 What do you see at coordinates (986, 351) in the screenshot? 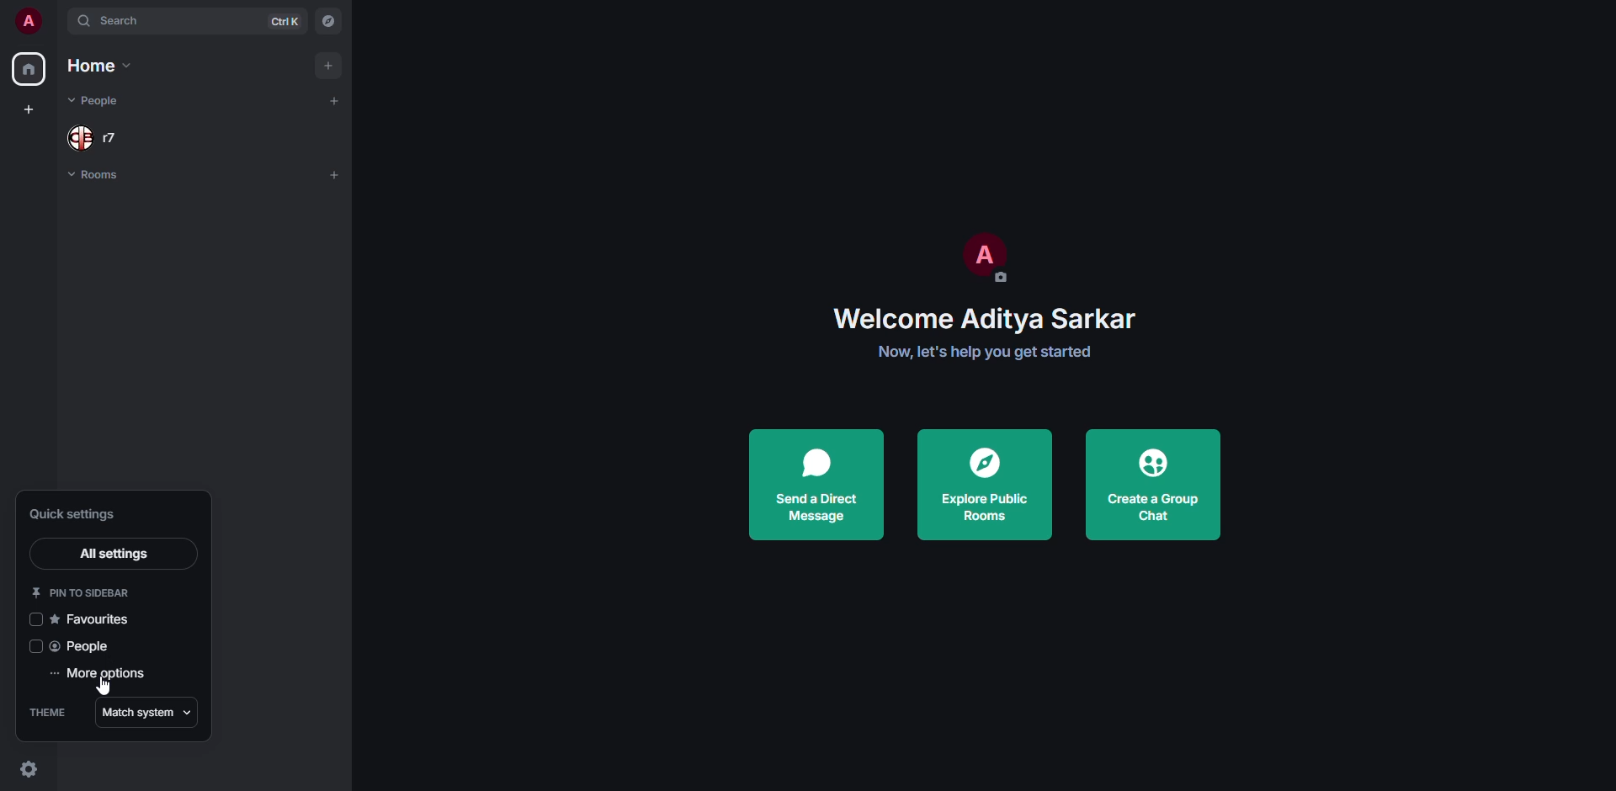
I see `get started` at bounding box center [986, 351].